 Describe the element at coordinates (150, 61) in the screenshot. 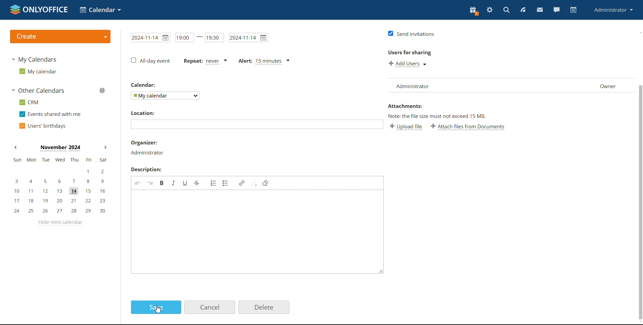

I see `all-day event checkbox` at that location.